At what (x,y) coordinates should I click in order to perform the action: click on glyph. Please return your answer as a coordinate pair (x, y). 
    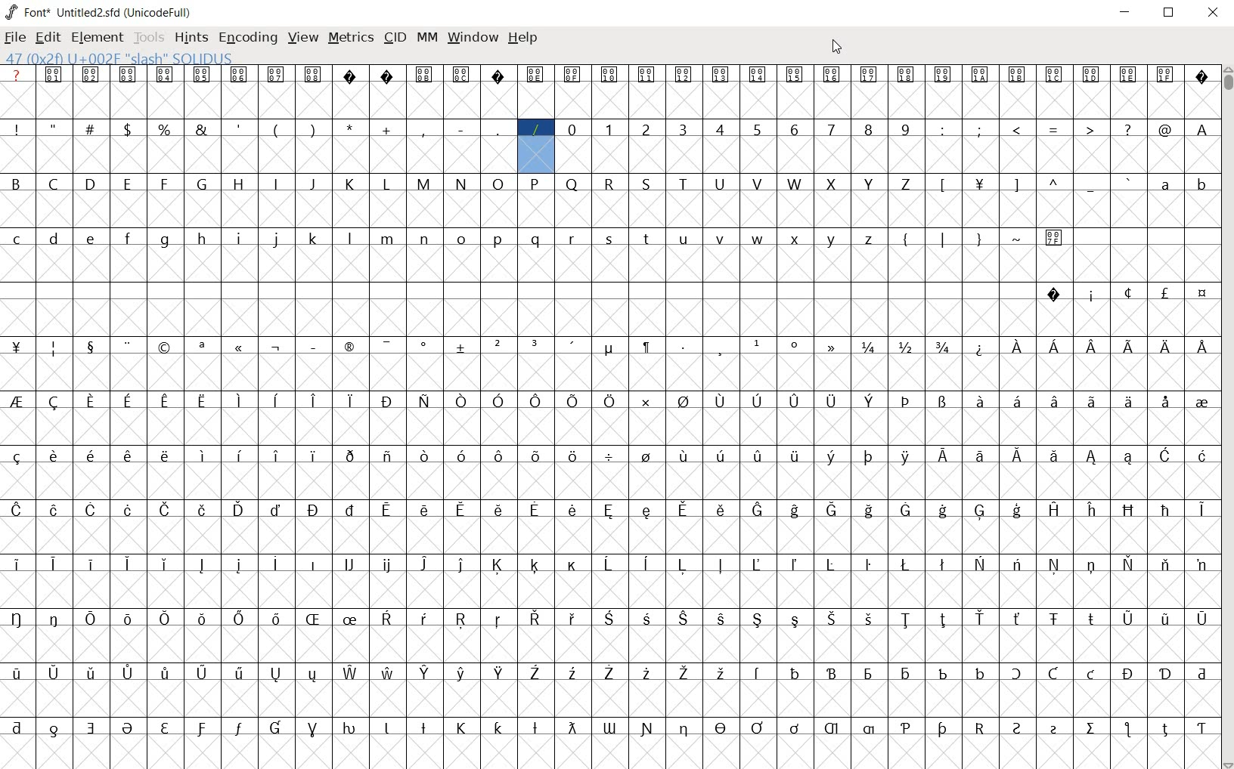
    Looking at the image, I should click on (165, 74).